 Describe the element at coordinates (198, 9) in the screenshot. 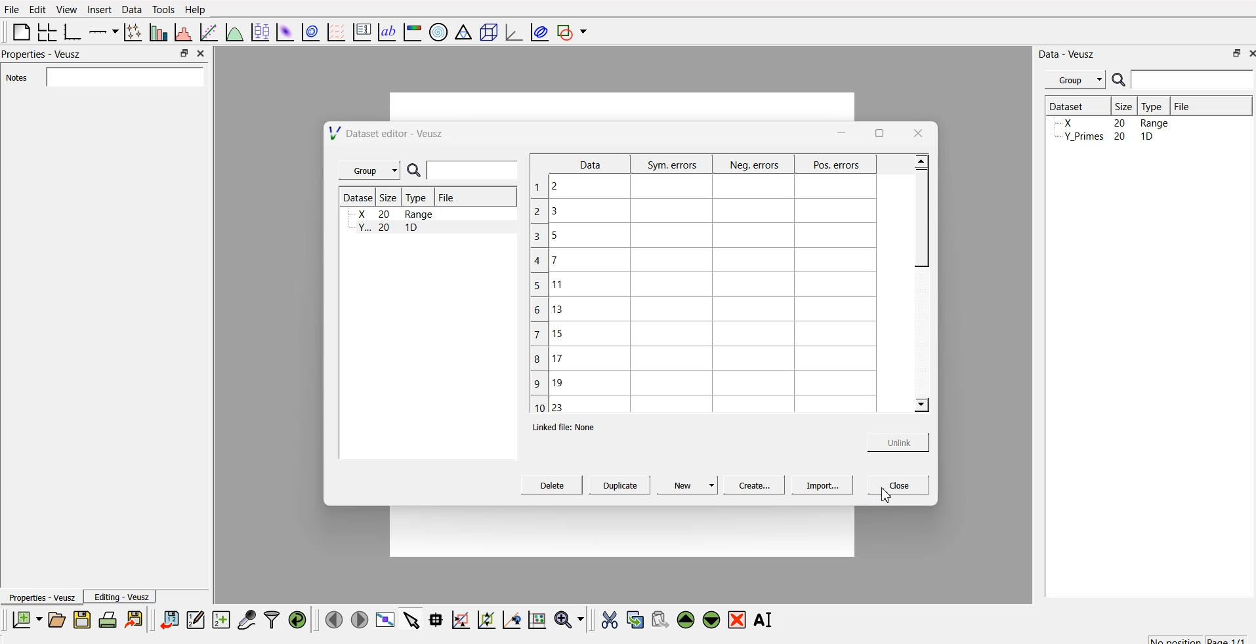

I see `Help` at that location.